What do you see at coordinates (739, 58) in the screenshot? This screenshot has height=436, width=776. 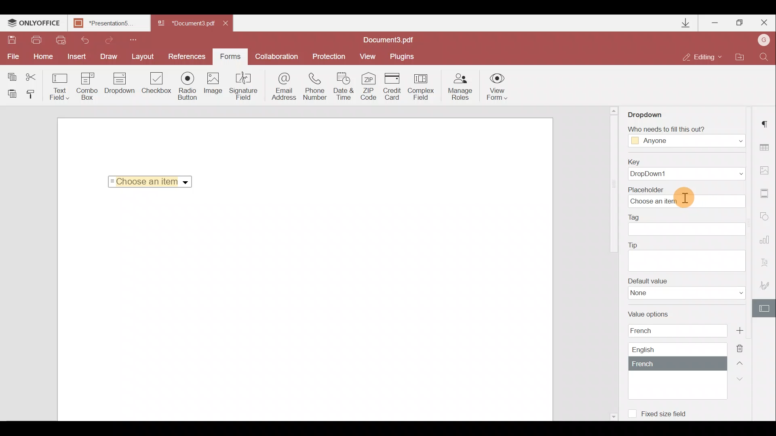 I see `Open file location` at bounding box center [739, 58].